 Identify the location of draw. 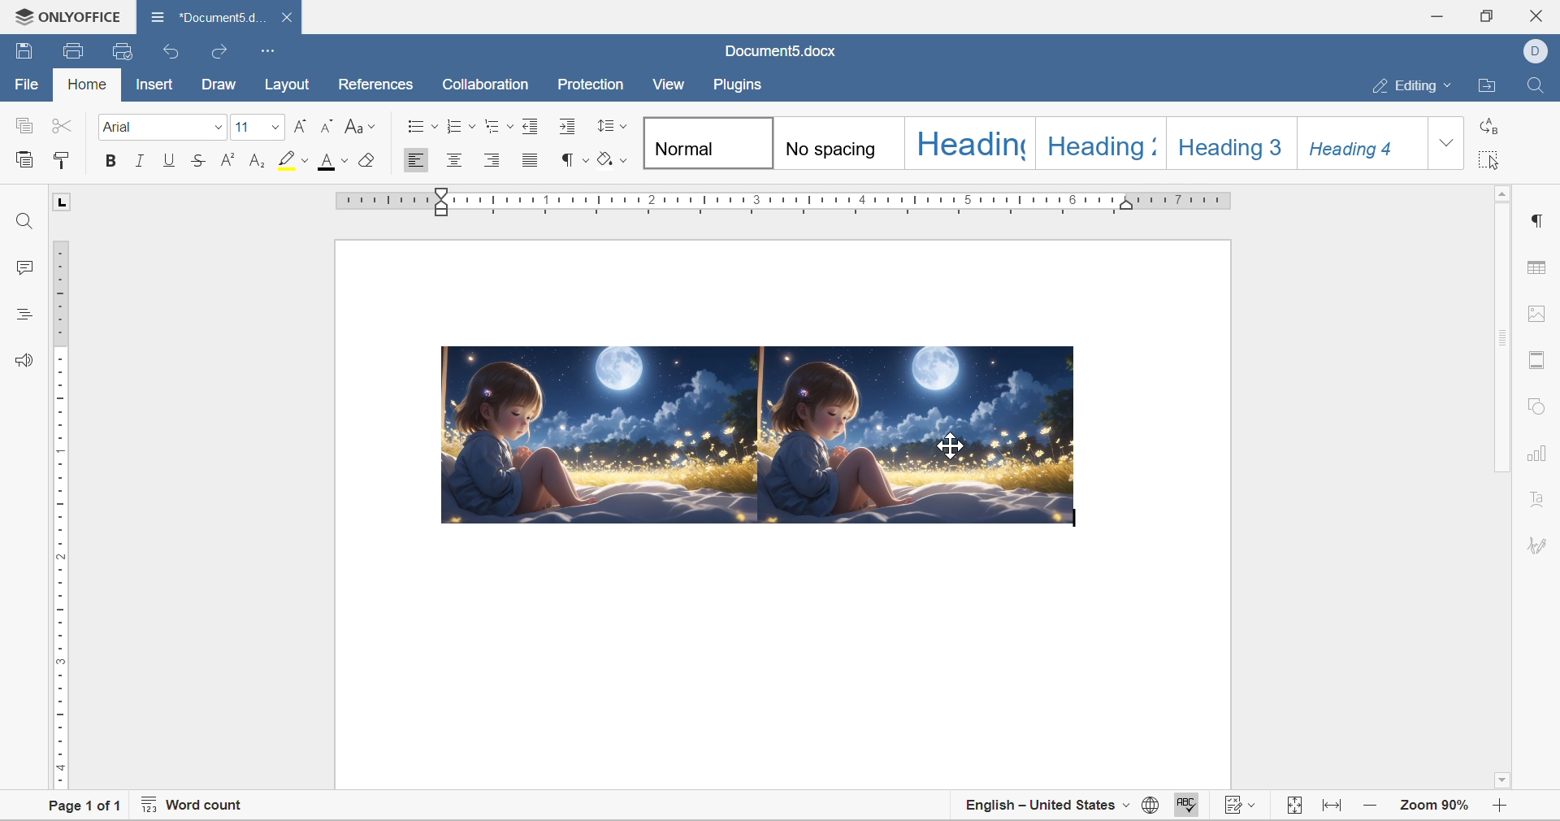
(217, 82).